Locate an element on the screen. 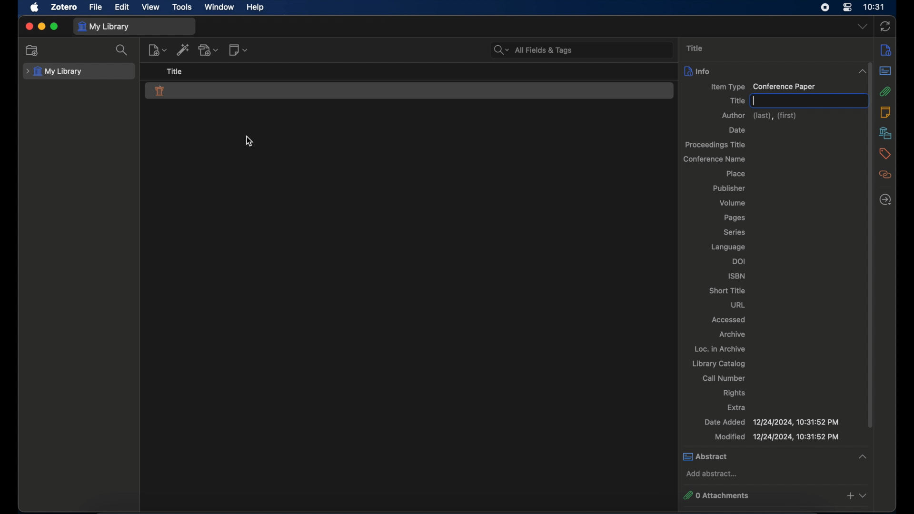 This screenshot has height=514, width=914. maximize is located at coordinates (55, 27).